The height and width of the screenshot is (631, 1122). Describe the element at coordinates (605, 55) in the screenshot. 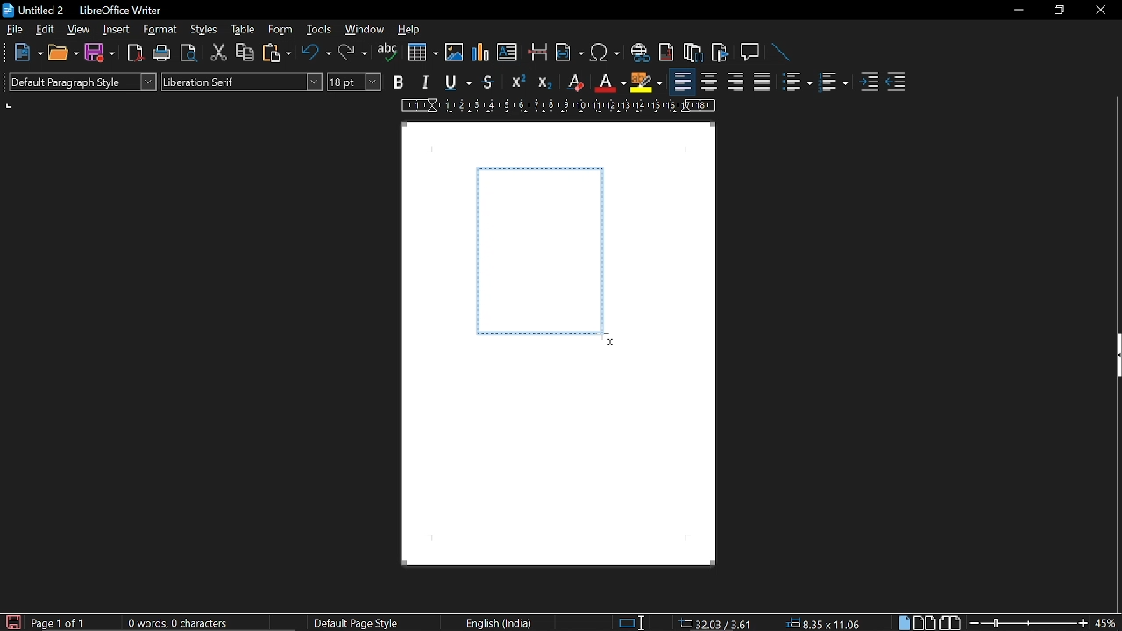

I see `insert symbol` at that location.